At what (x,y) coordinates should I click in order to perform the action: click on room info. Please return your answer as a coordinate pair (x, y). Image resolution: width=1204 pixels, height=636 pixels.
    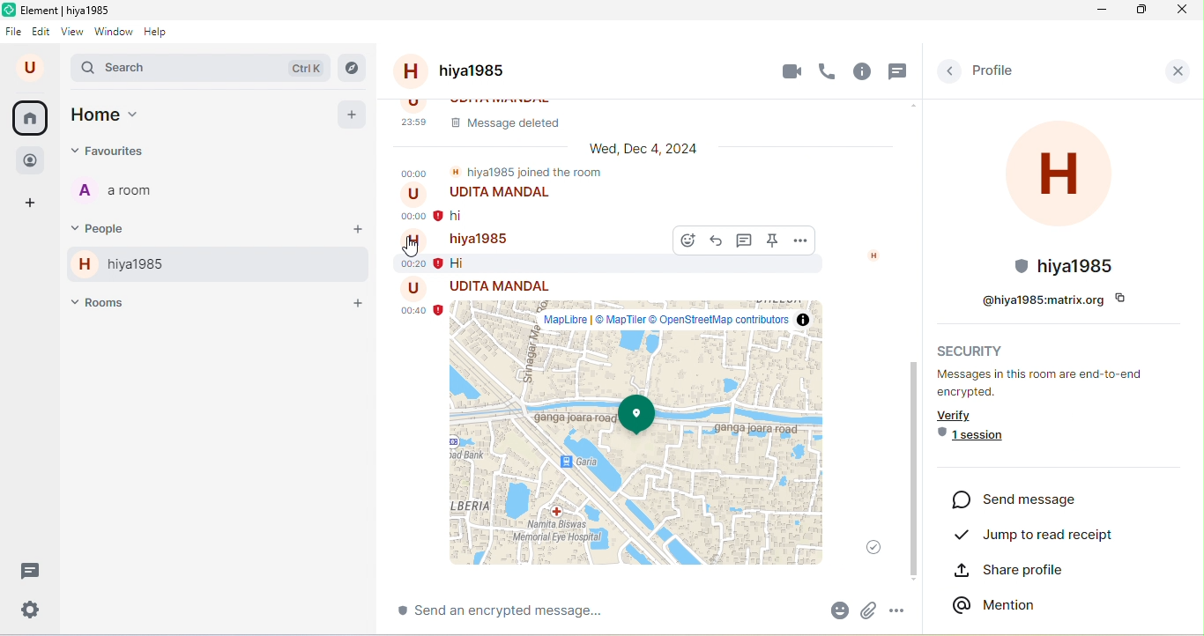
    Looking at the image, I should click on (865, 72).